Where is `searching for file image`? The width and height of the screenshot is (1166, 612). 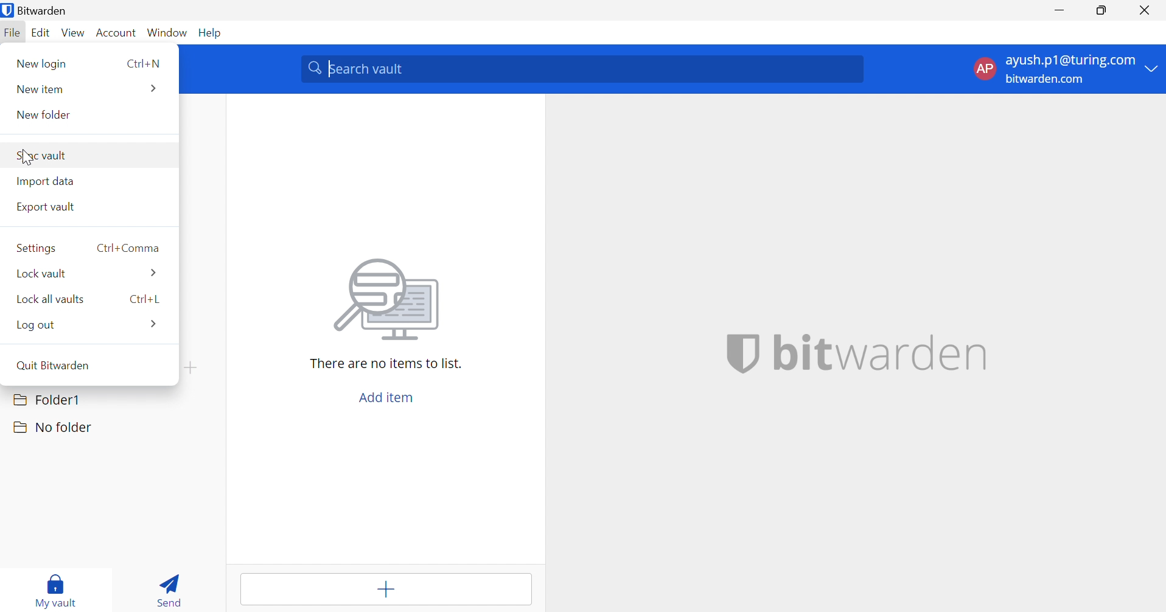
searching for file image is located at coordinates (389, 302).